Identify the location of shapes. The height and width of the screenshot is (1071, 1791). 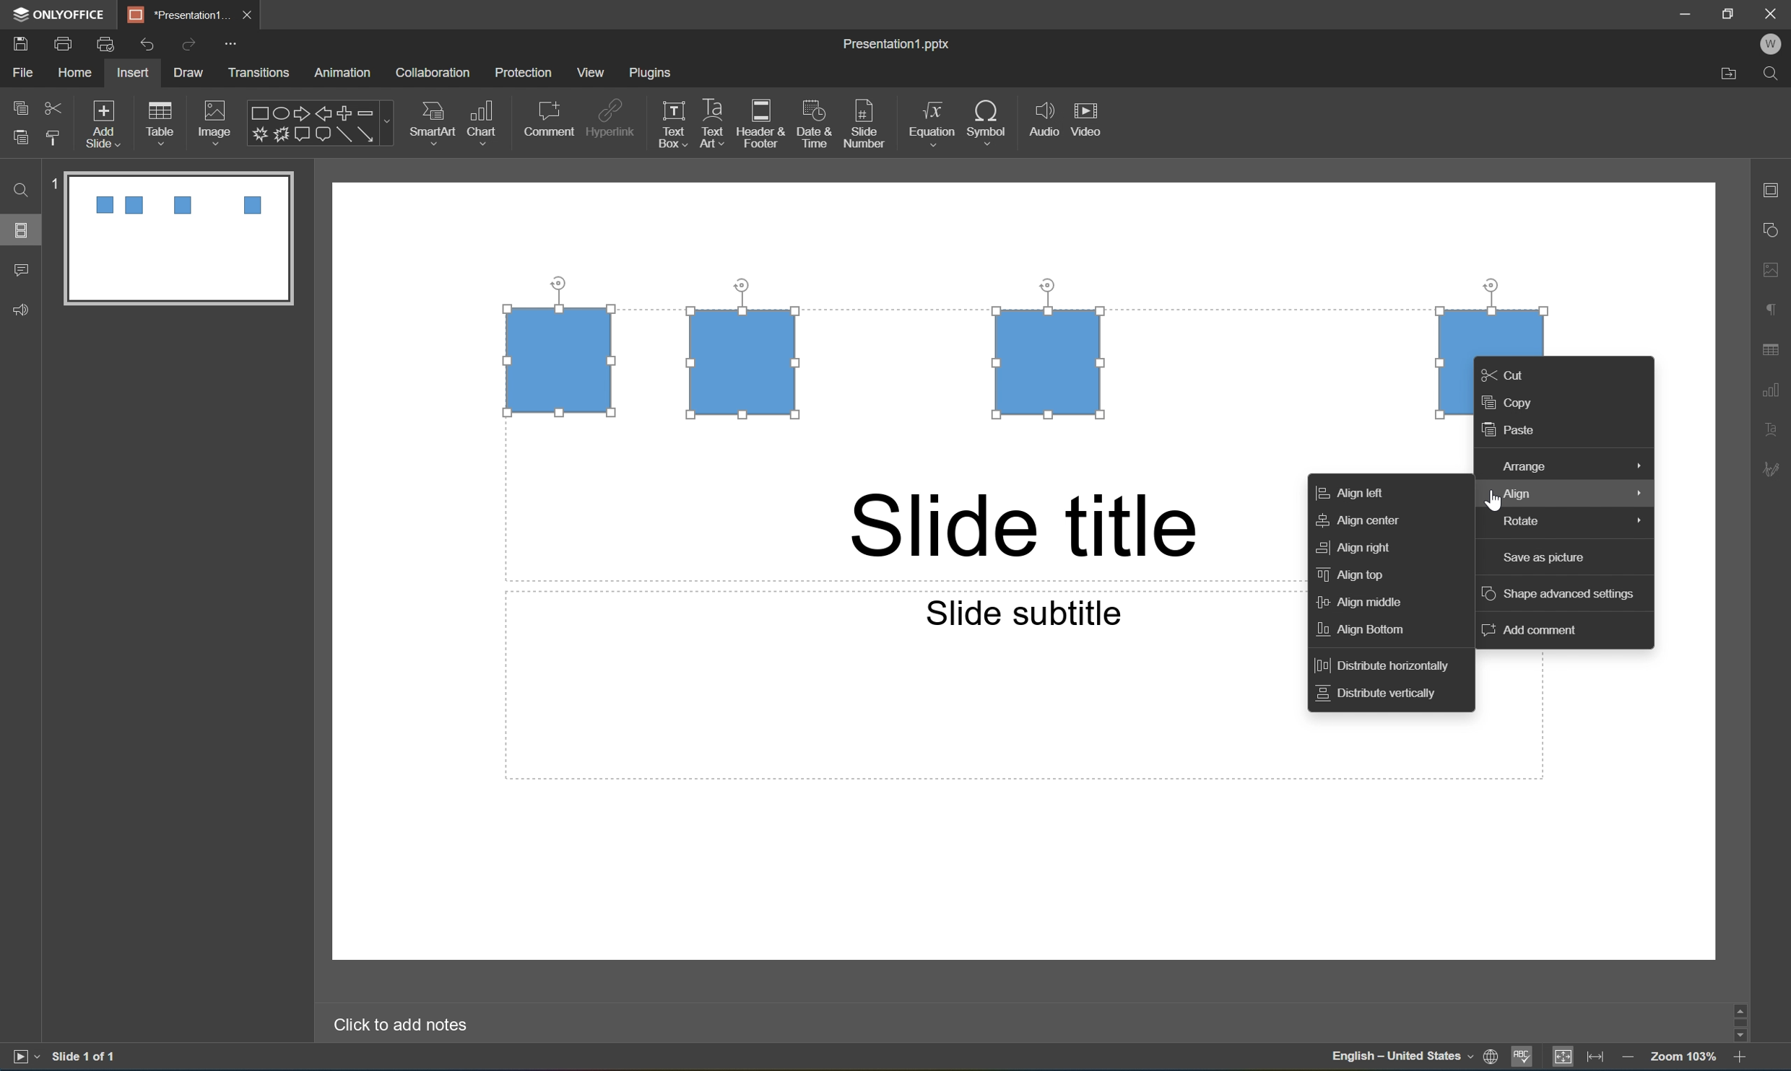
(319, 123).